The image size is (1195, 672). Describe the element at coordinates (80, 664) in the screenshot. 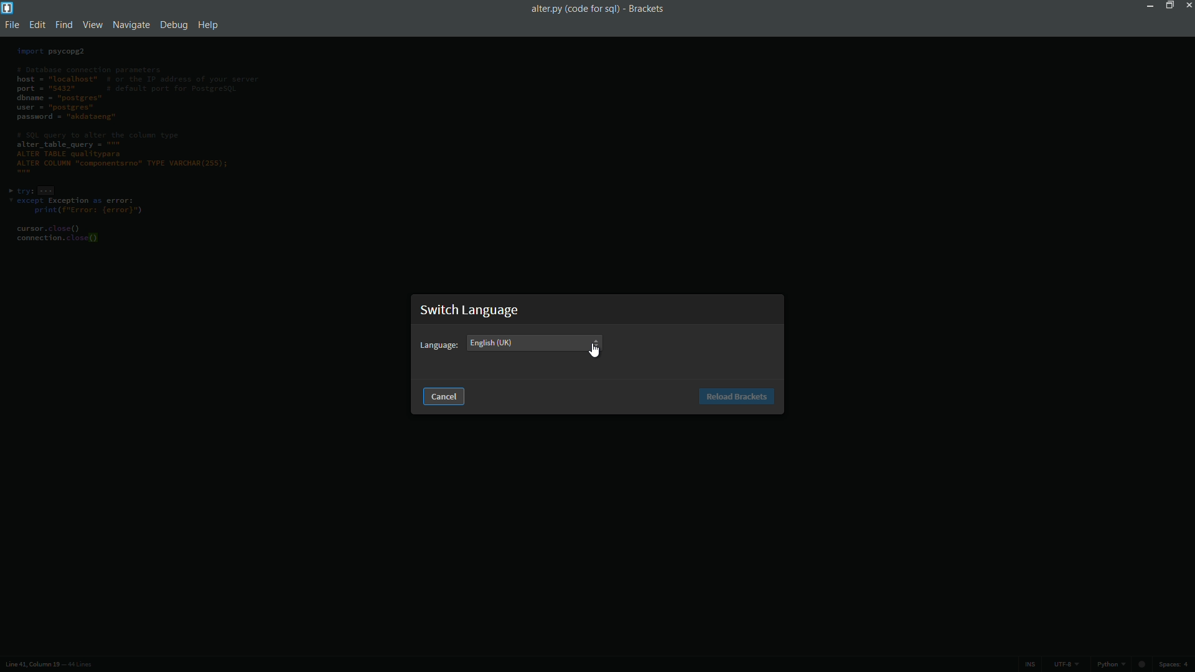

I see `number of lines` at that location.